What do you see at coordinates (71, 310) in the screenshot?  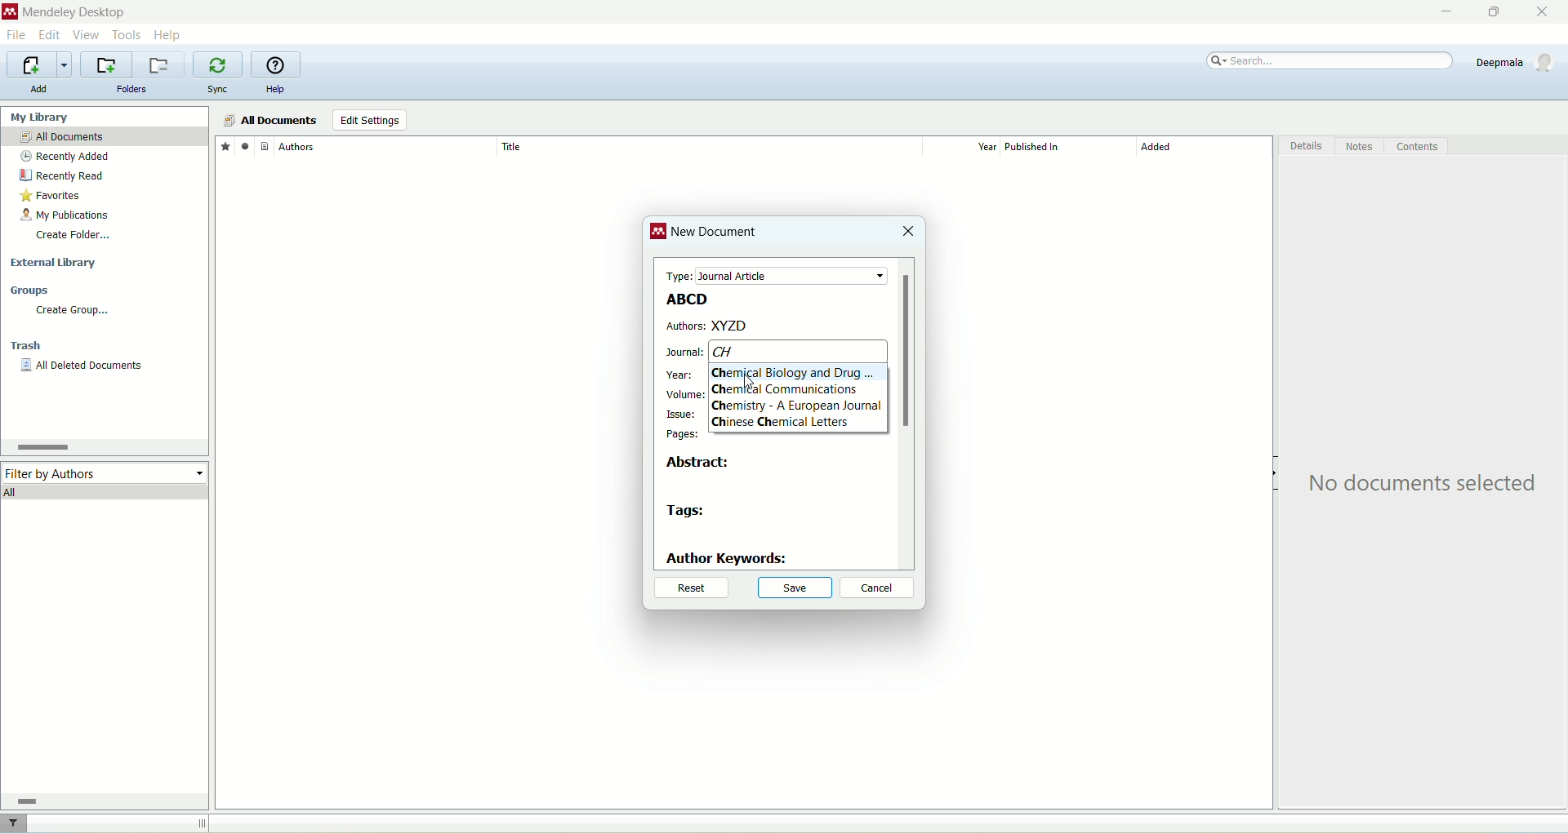 I see `create group` at bounding box center [71, 310].